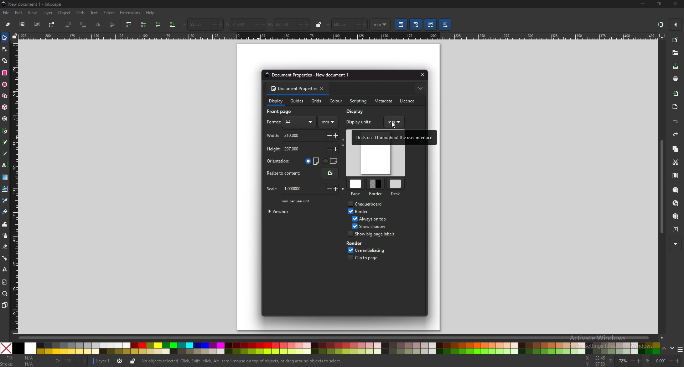 Image resolution: width=684 pixels, height=367 pixels. I want to click on flip vertical, so click(112, 25).